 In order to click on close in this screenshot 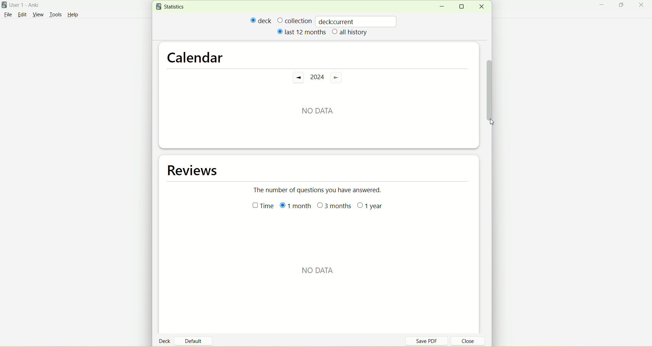, I will do `click(464, 342)`.